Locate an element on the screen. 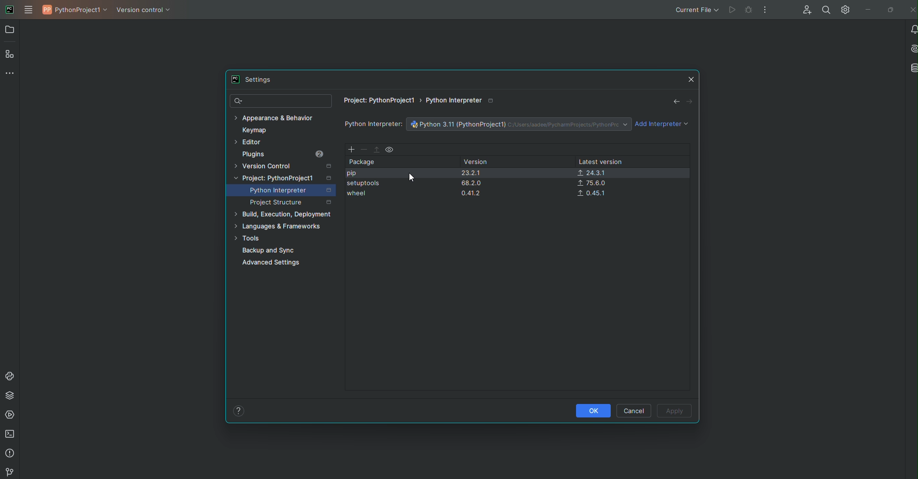 The image size is (918, 479). Version Control is located at coordinates (146, 13).